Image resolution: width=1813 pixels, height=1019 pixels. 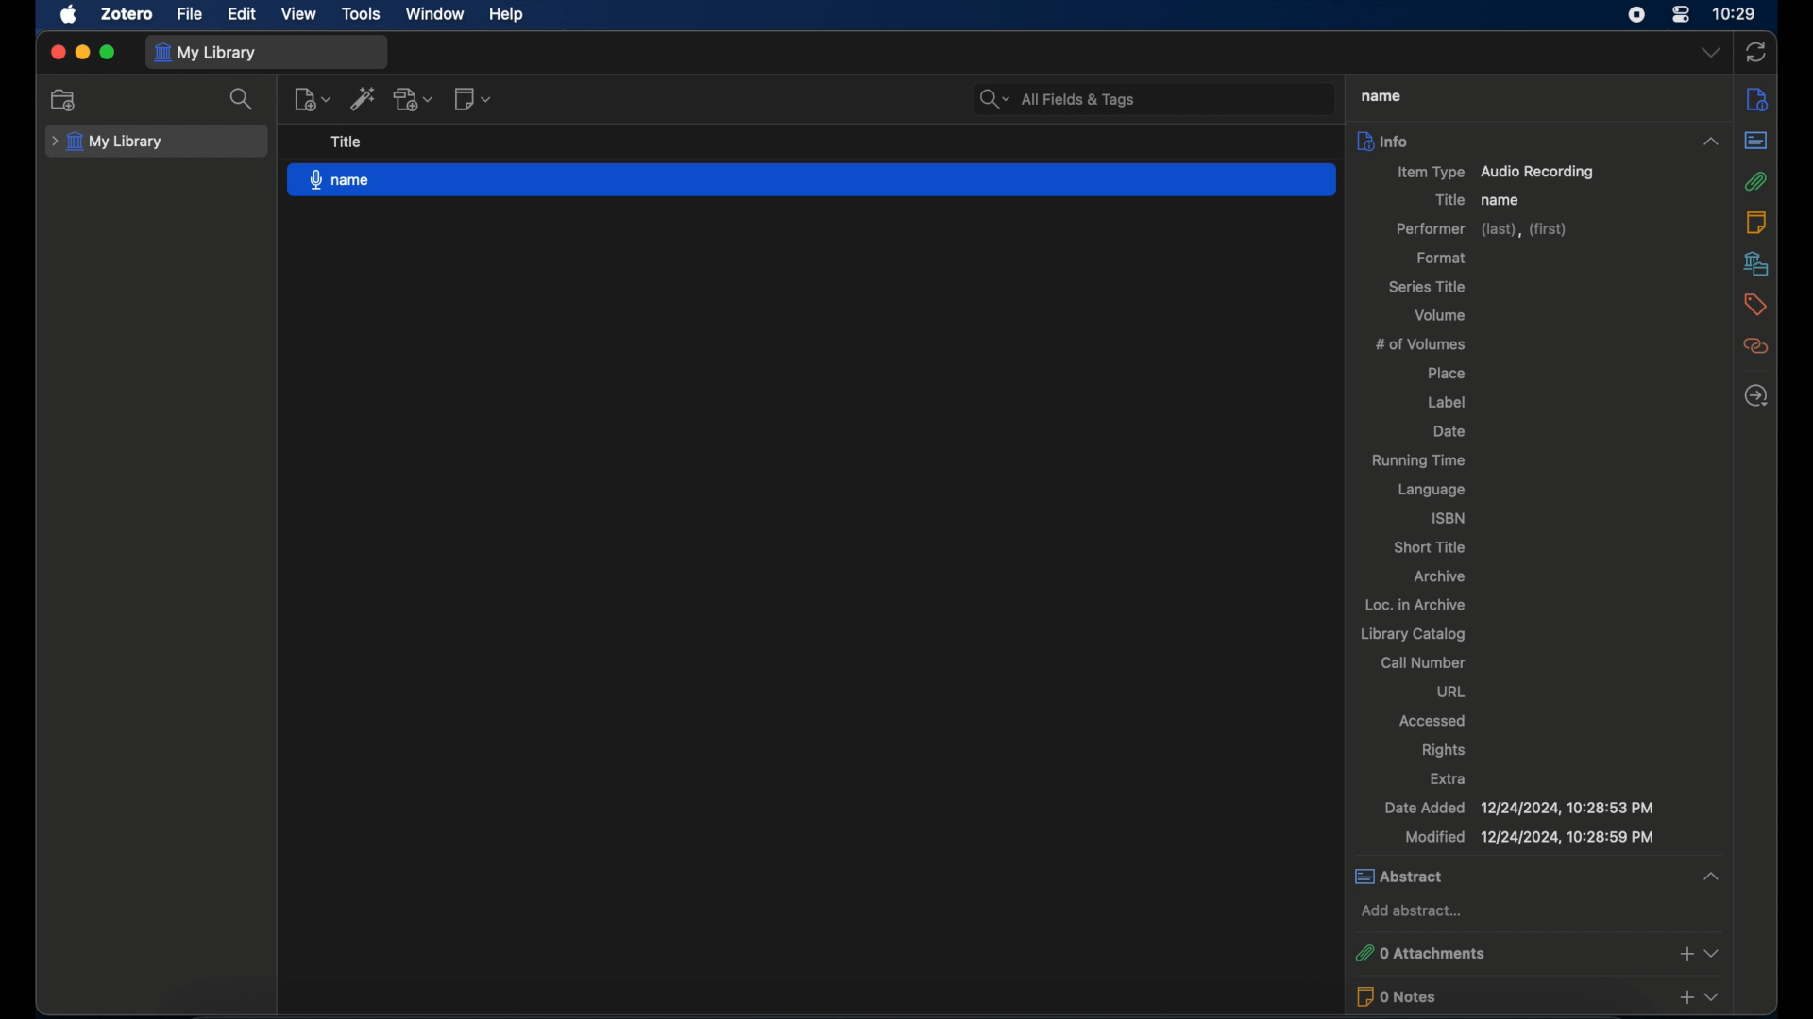 What do you see at coordinates (1541, 141) in the screenshot?
I see `info` at bounding box center [1541, 141].